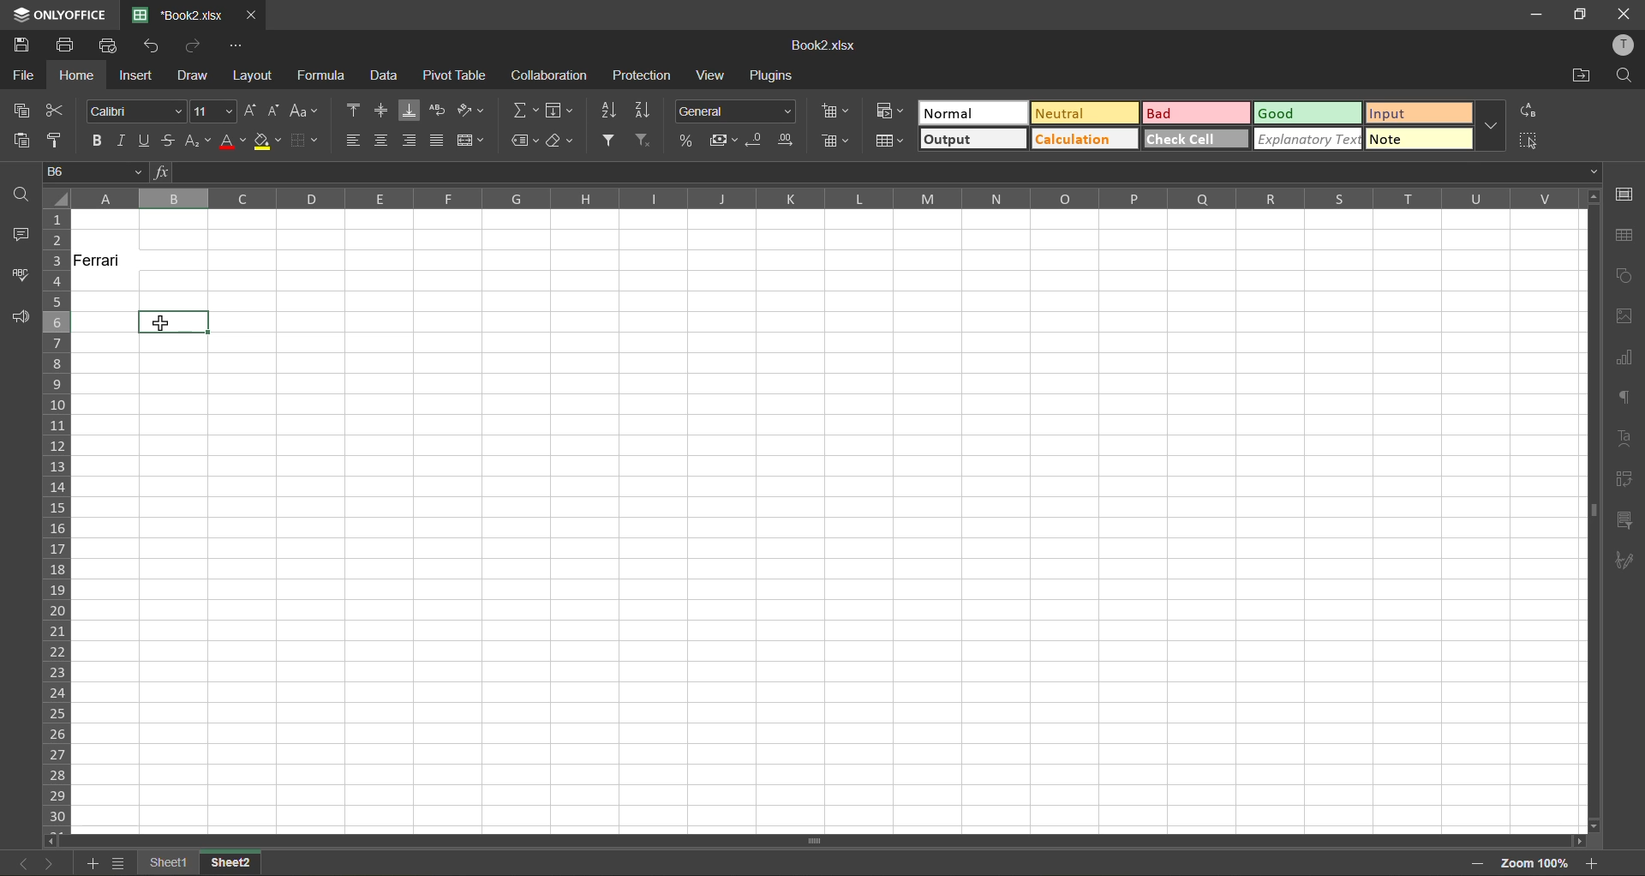 This screenshot has width=1645, height=876. What do you see at coordinates (1492, 124) in the screenshot?
I see `more options` at bounding box center [1492, 124].